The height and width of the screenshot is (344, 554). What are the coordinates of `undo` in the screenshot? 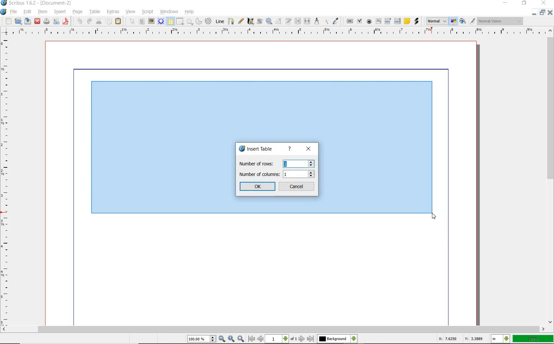 It's located at (80, 21).